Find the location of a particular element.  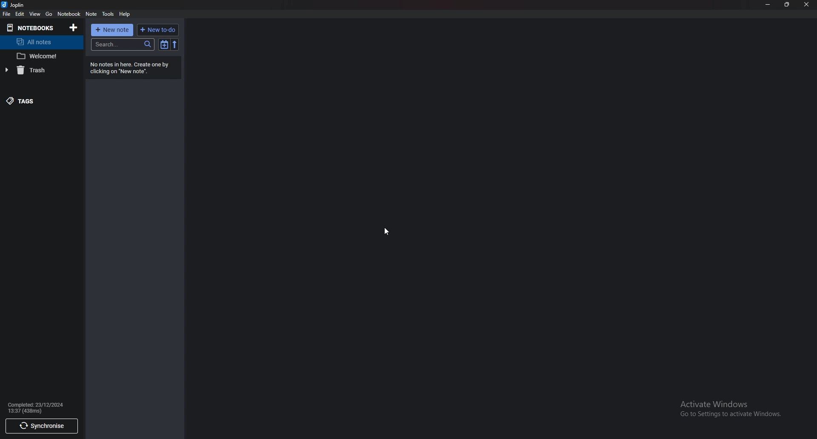

toggle sort order is located at coordinates (164, 45).